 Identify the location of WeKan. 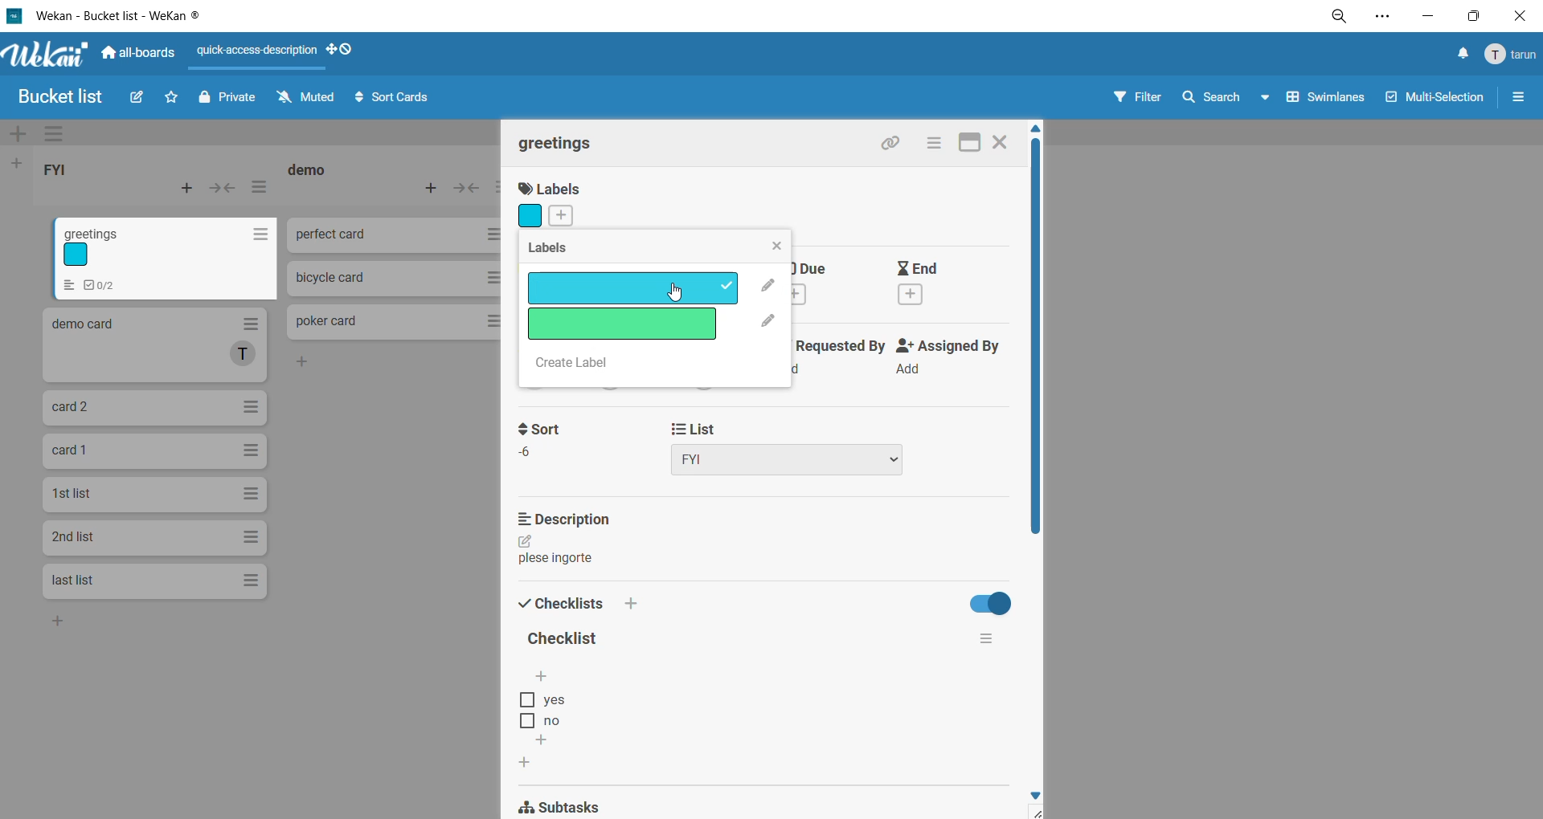
(45, 53).